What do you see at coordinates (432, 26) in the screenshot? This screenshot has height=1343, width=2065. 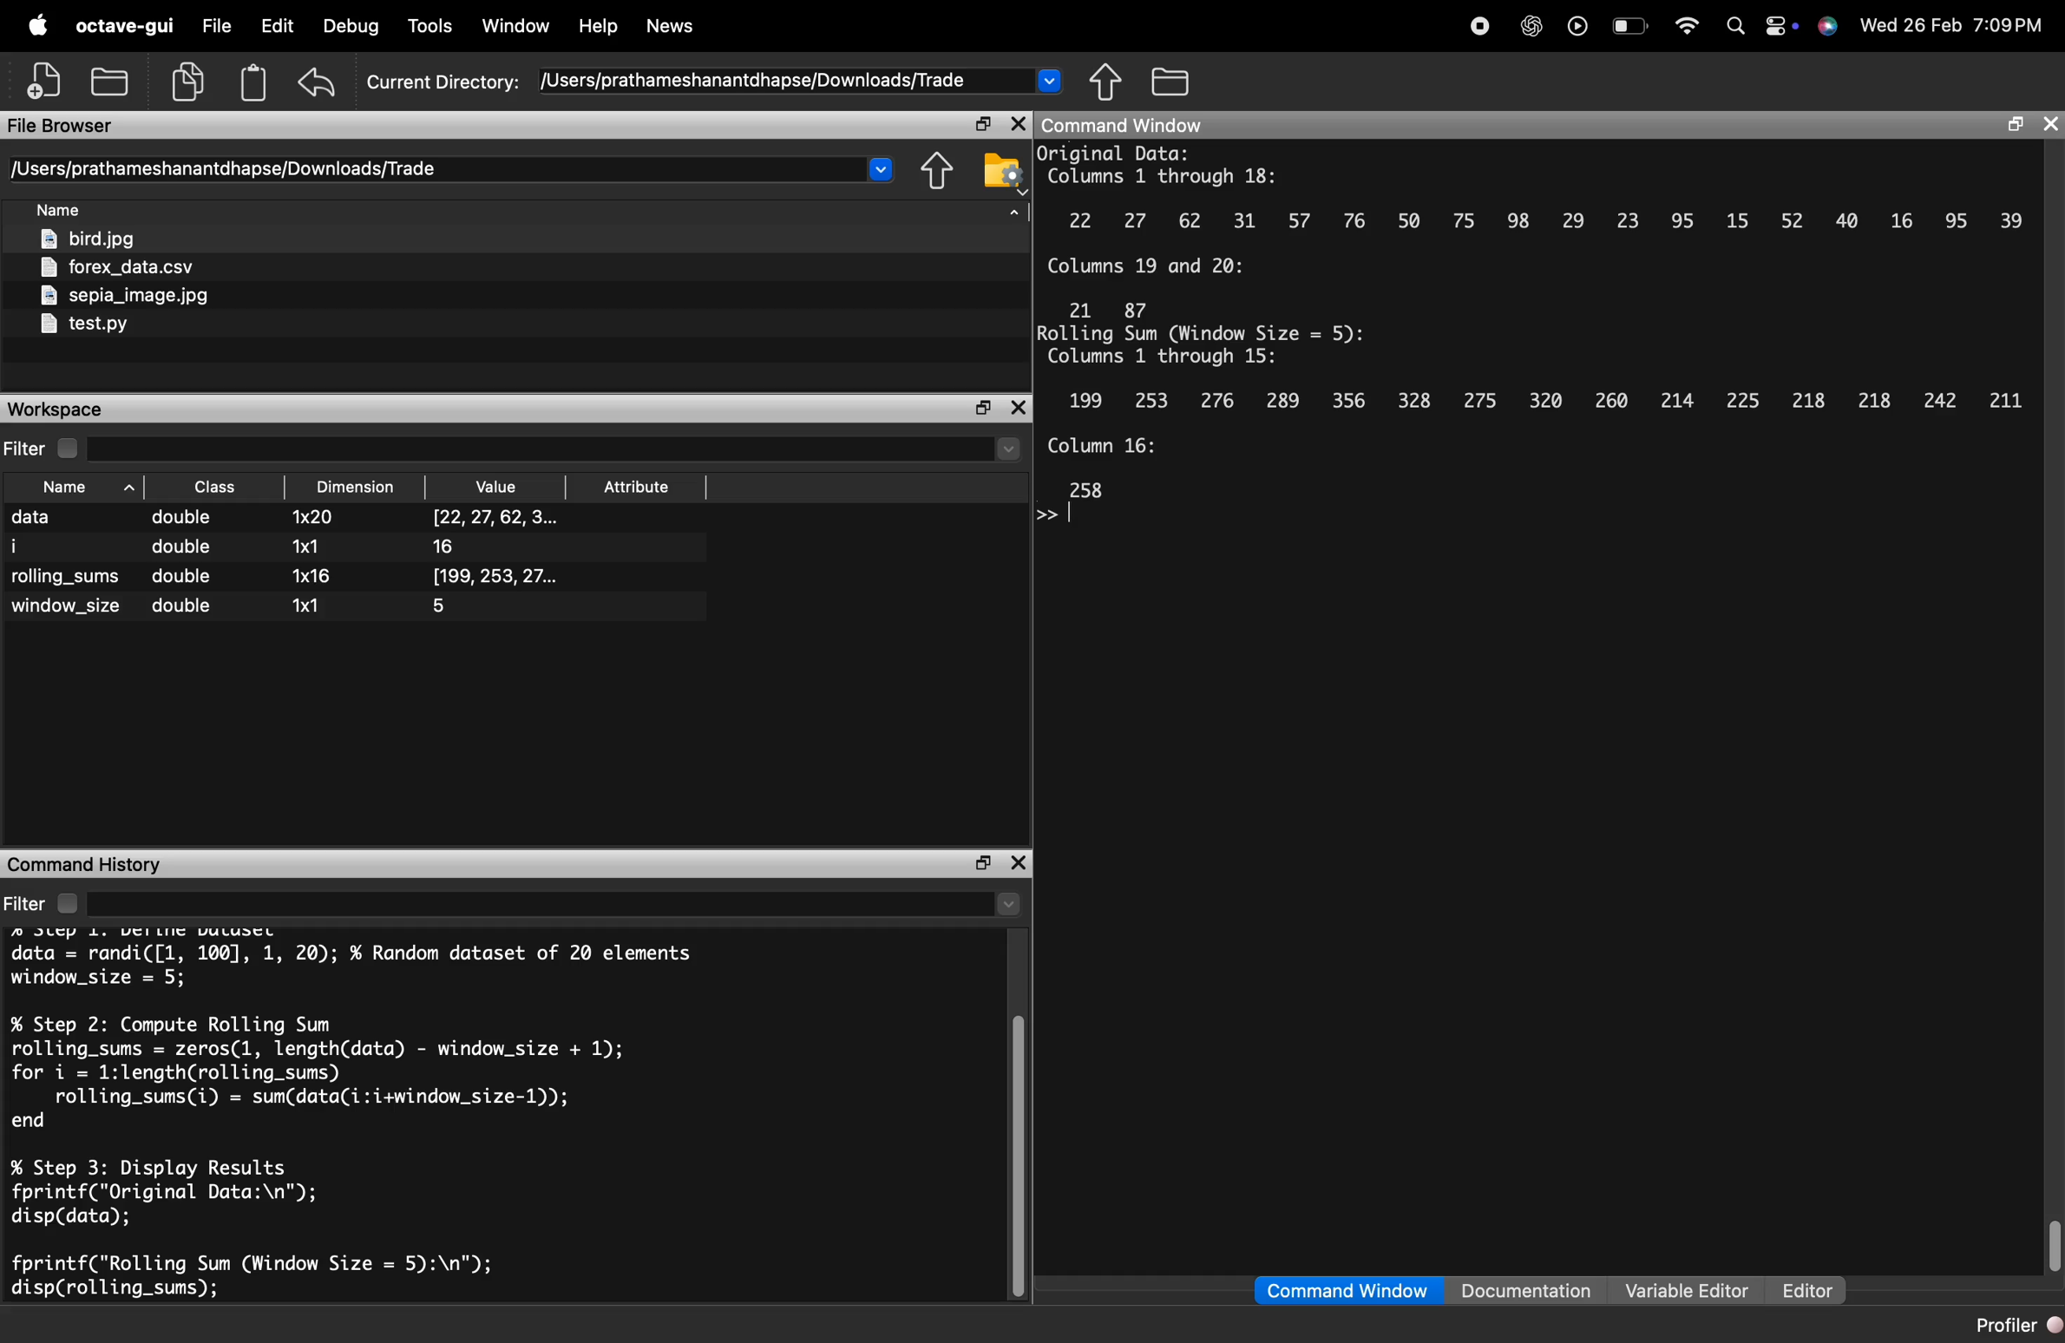 I see `tools` at bounding box center [432, 26].